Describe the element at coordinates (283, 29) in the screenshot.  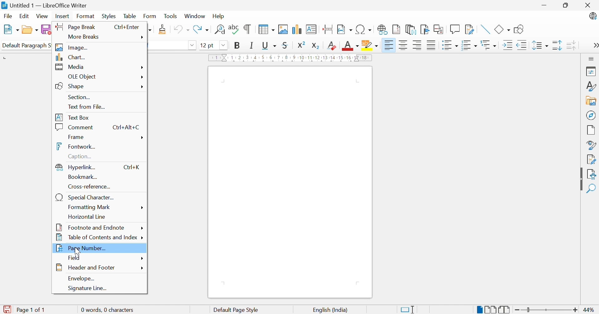
I see `Insert image` at that location.